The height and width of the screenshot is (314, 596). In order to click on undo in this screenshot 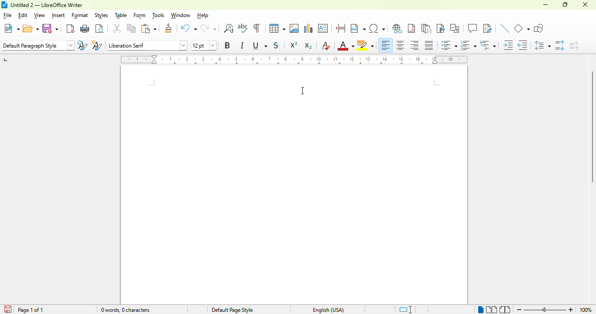, I will do `click(189, 29)`.